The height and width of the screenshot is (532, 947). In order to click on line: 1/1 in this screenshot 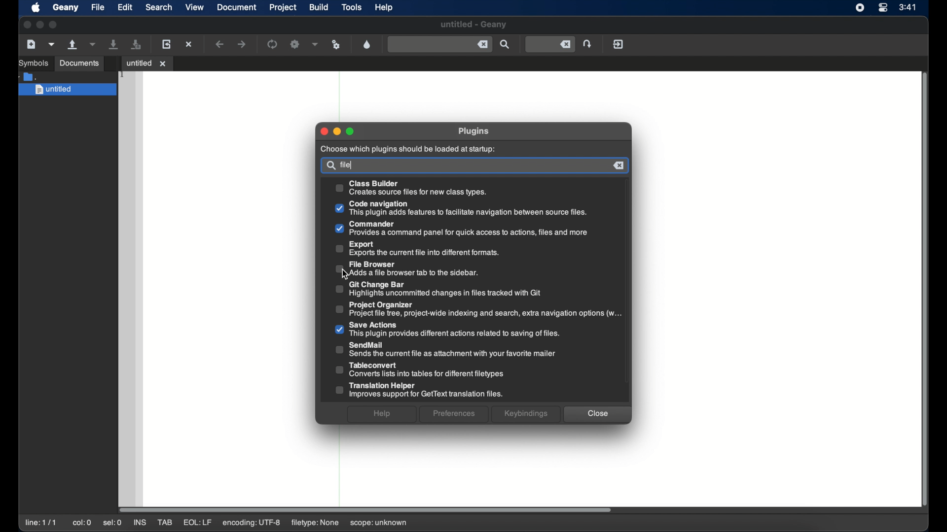, I will do `click(41, 523)`.